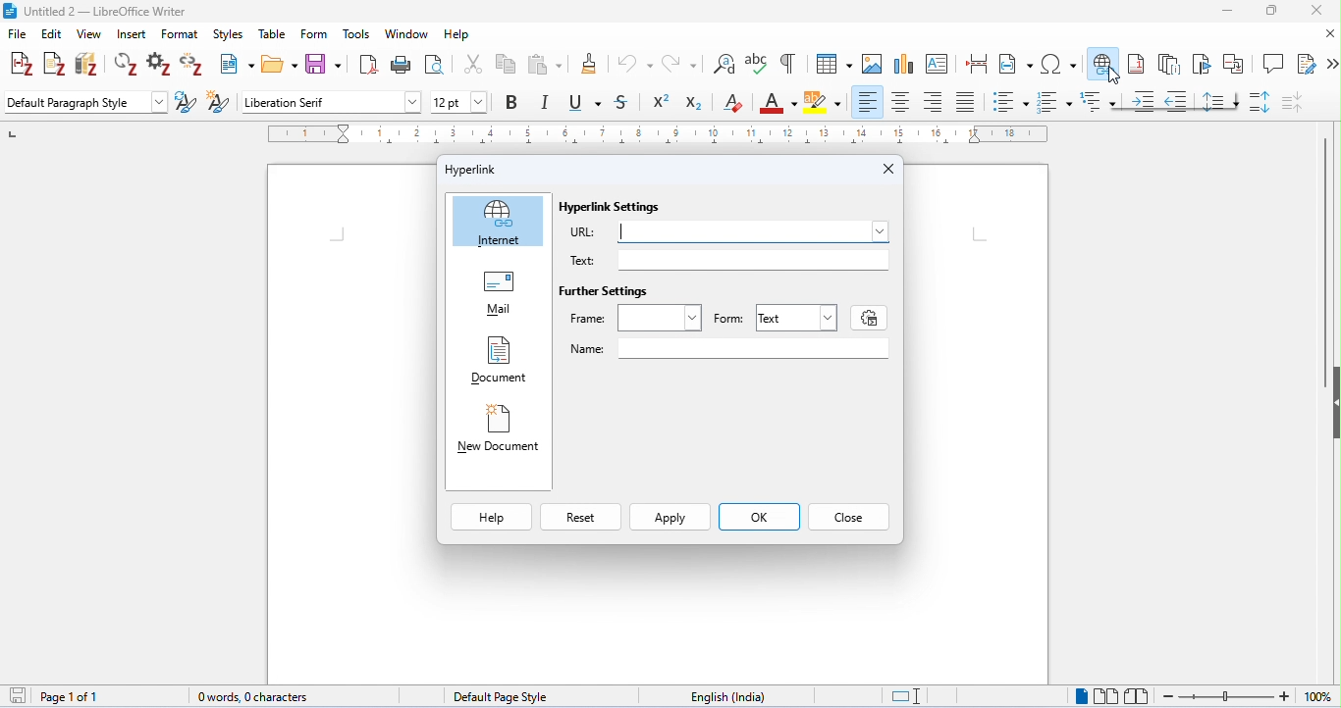 Image resolution: width=1341 pixels, height=708 pixels. I want to click on numbered style, so click(1056, 103).